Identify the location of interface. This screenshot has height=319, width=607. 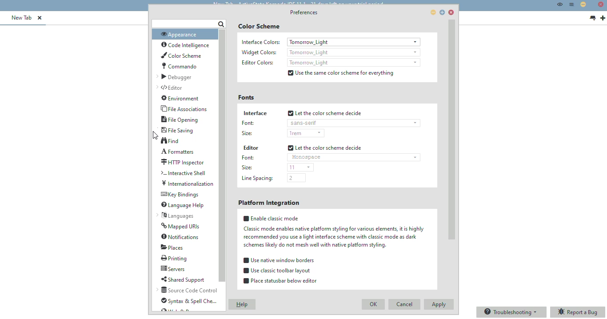
(255, 113).